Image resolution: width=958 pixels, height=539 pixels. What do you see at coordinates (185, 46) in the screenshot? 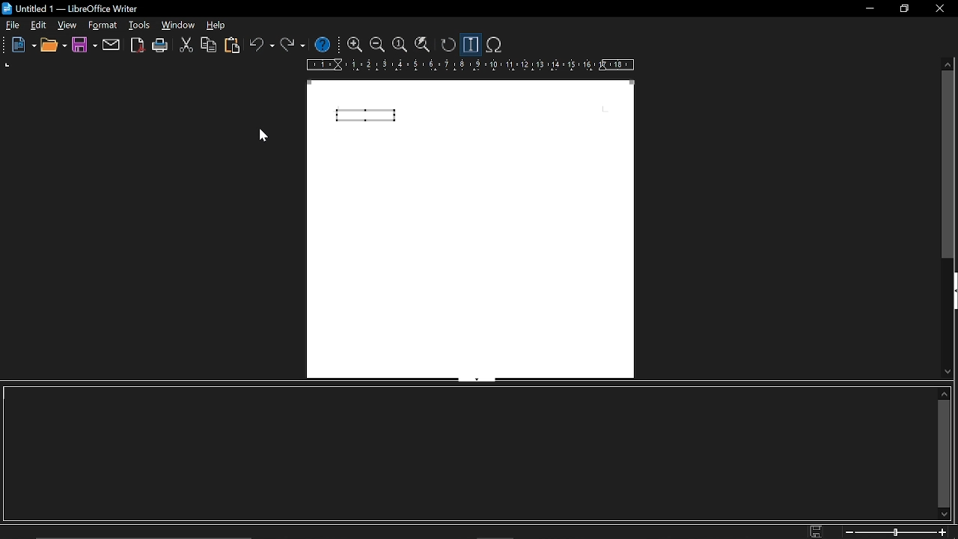
I see `cut ` at bounding box center [185, 46].